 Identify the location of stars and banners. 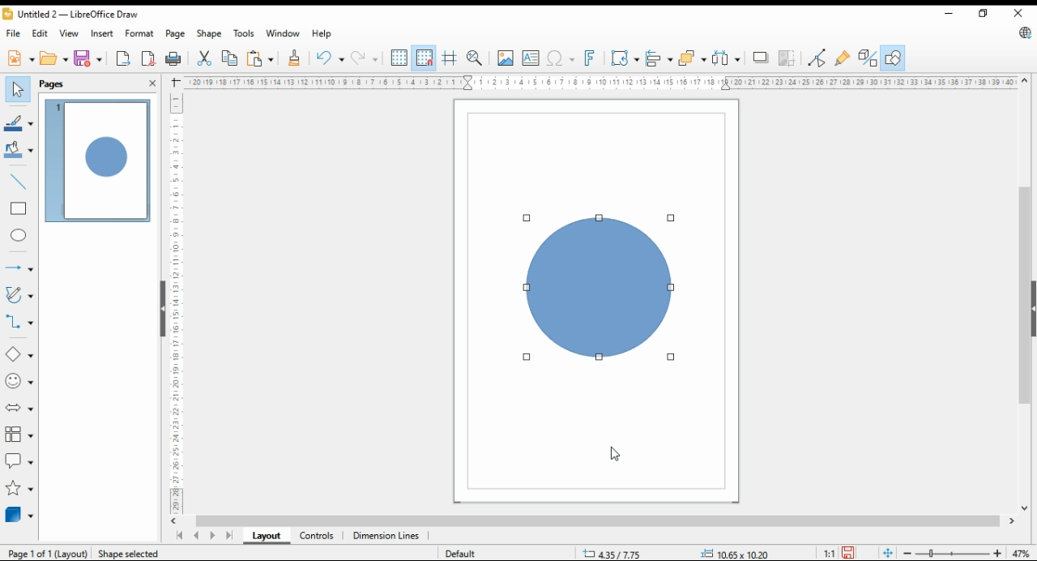
(19, 487).